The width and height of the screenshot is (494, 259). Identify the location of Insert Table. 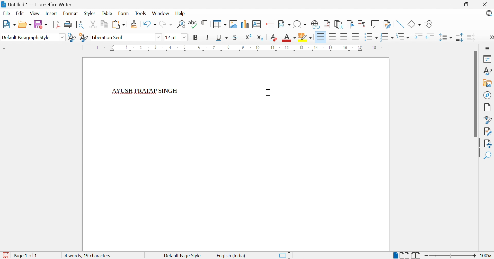
(220, 25).